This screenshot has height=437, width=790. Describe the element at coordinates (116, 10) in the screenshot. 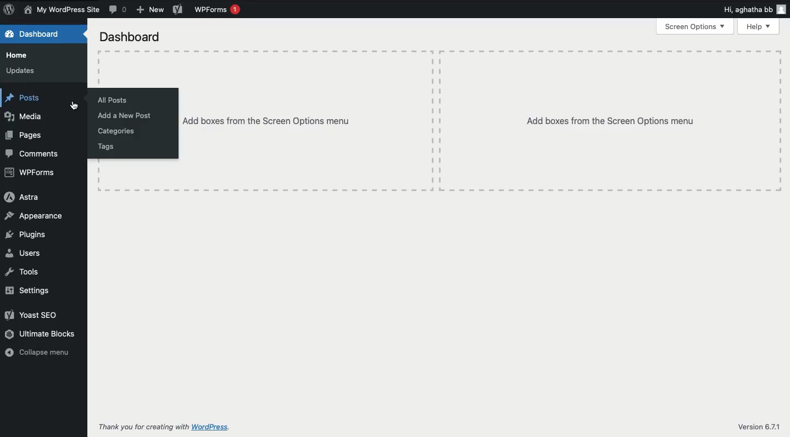

I see `Comment` at that location.